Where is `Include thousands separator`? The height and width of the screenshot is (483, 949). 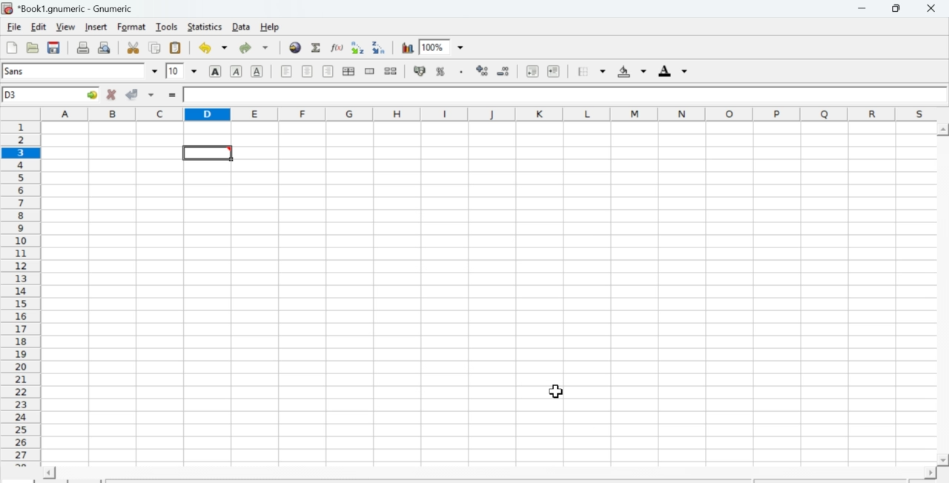 Include thousands separator is located at coordinates (461, 73).